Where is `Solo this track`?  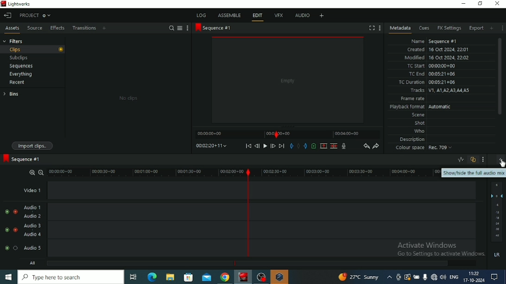
Solo this track is located at coordinates (15, 211).